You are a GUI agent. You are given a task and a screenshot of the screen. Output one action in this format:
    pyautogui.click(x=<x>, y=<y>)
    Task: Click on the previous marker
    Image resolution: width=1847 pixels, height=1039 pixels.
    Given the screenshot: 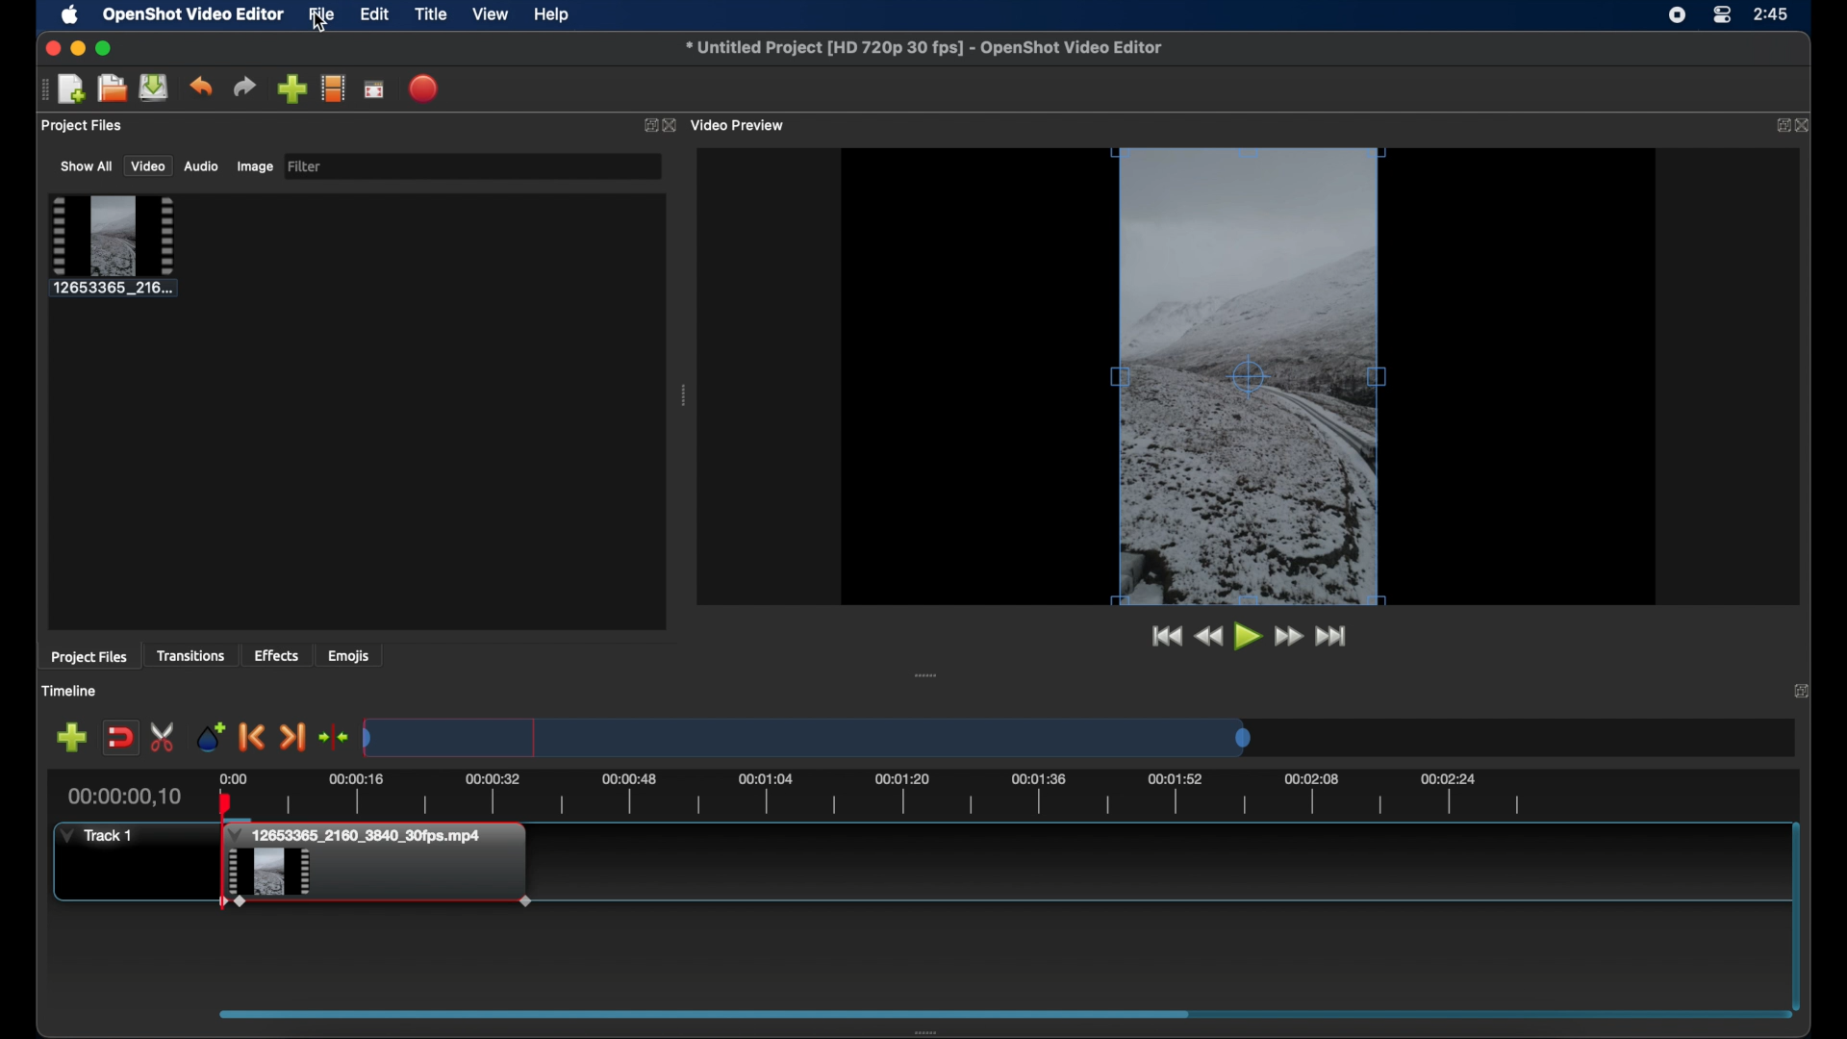 What is the action you would take?
    pyautogui.click(x=252, y=737)
    